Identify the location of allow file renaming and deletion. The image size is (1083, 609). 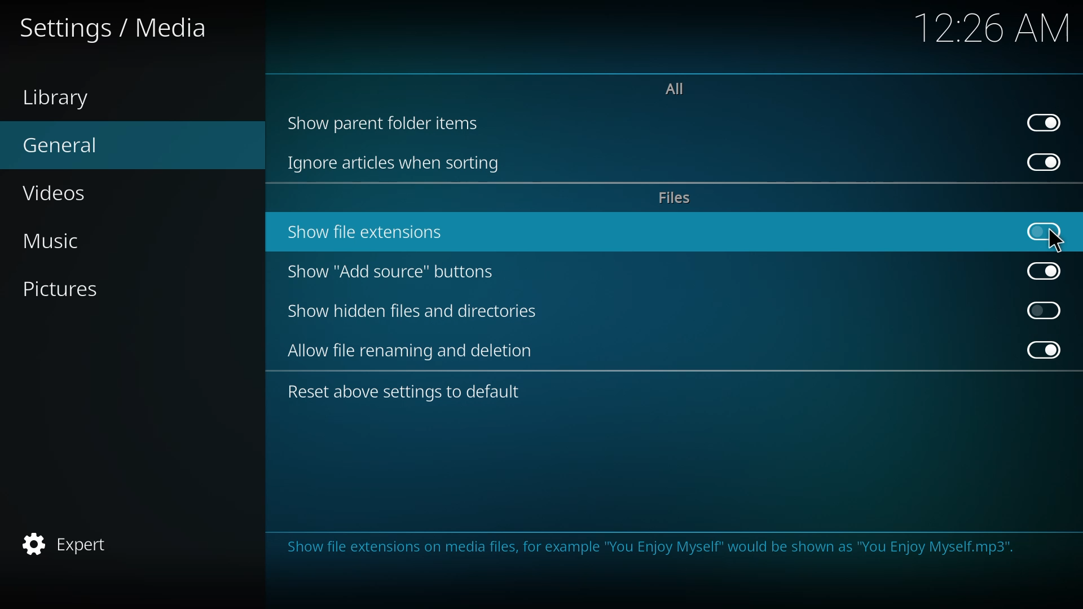
(413, 351).